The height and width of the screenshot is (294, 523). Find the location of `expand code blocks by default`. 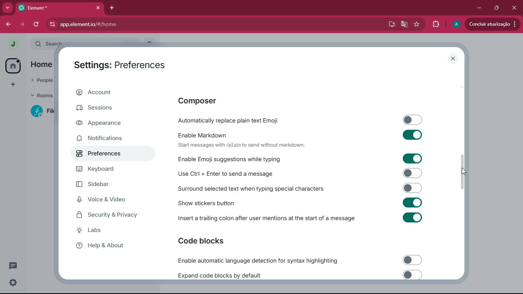

expand code blocks by default is located at coordinates (297, 275).